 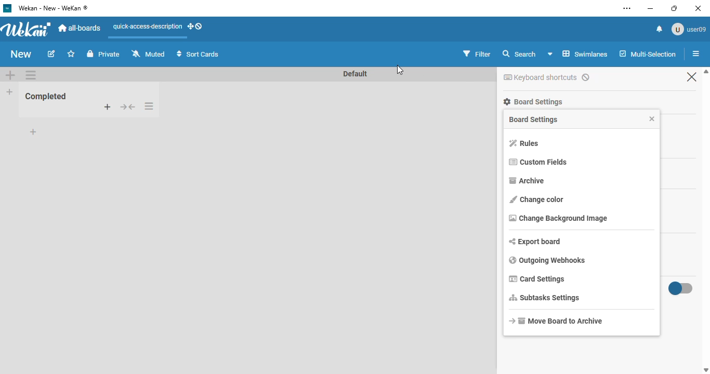 I want to click on edit, so click(x=51, y=54).